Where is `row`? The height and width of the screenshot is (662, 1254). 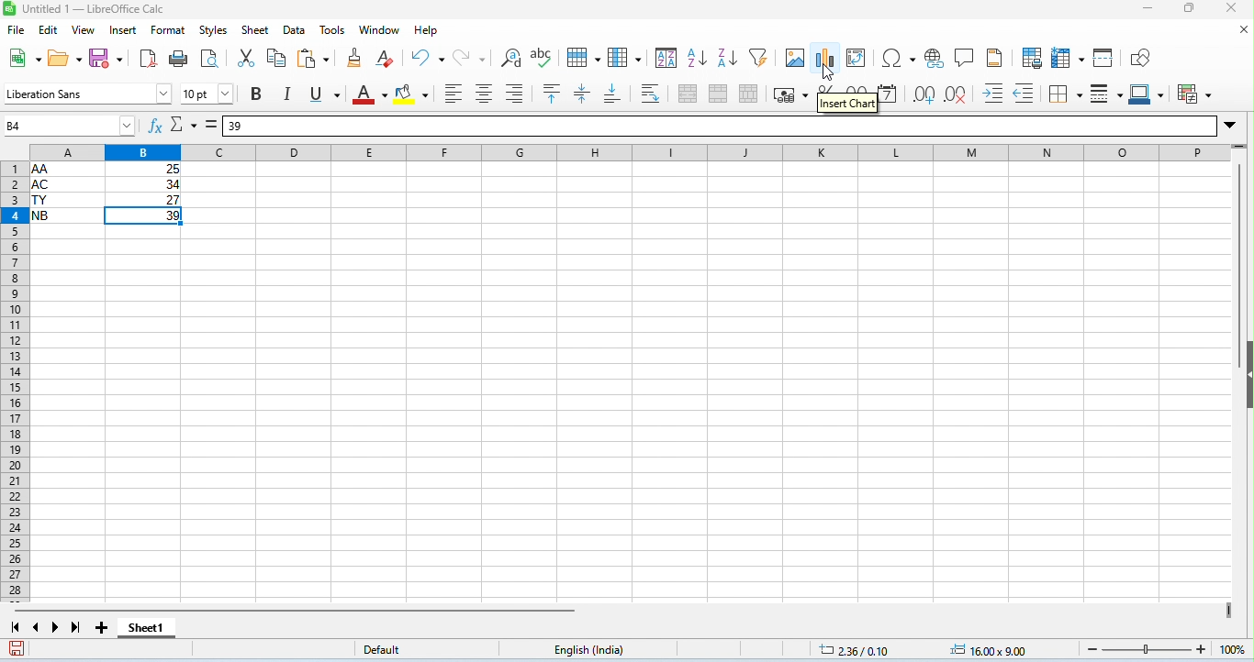 row is located at coordinates (584, 58).